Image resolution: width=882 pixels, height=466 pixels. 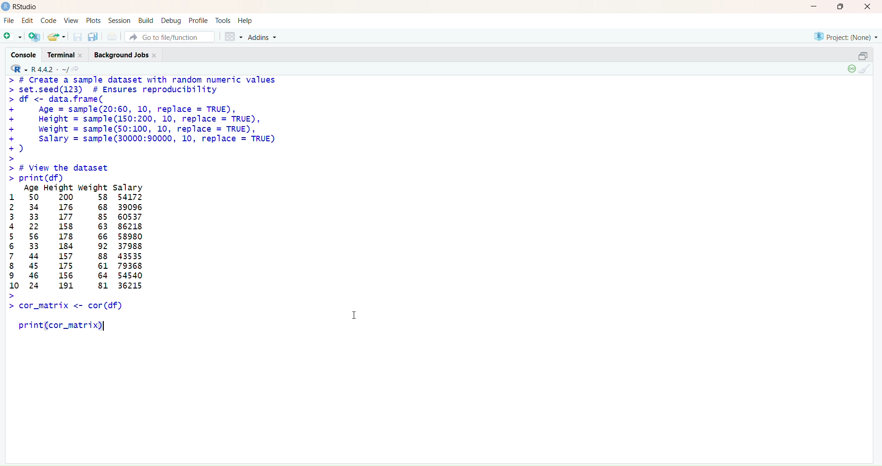 I want to click on Background jobs, so click(x=127, y=55).